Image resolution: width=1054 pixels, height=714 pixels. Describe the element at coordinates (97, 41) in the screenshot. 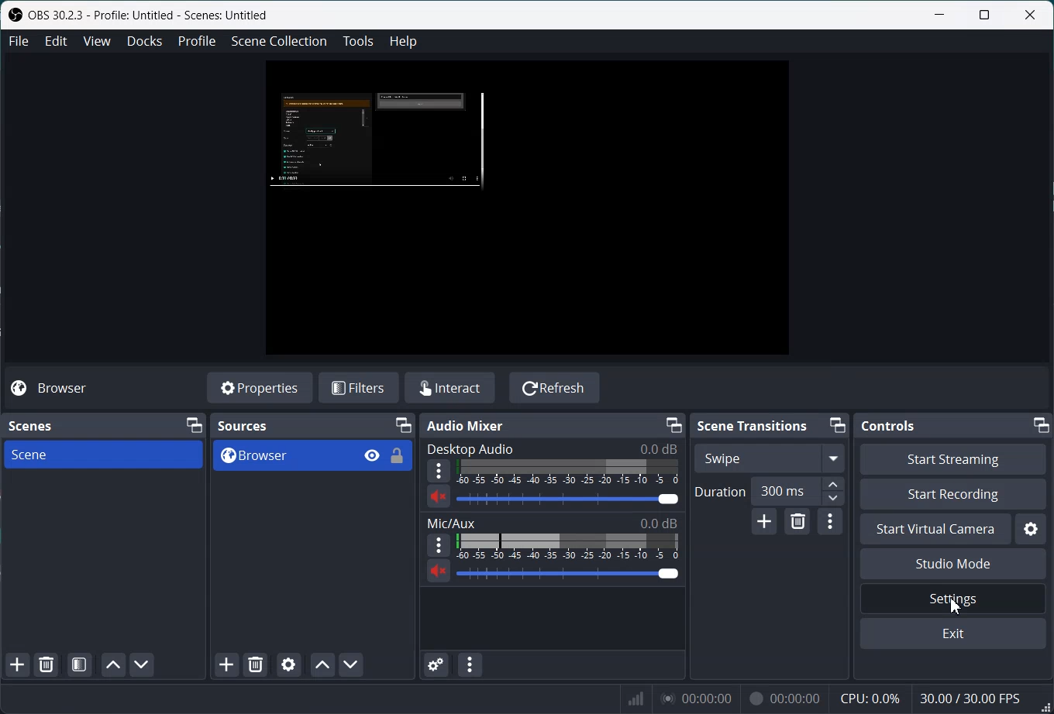

I see `View` at that location.